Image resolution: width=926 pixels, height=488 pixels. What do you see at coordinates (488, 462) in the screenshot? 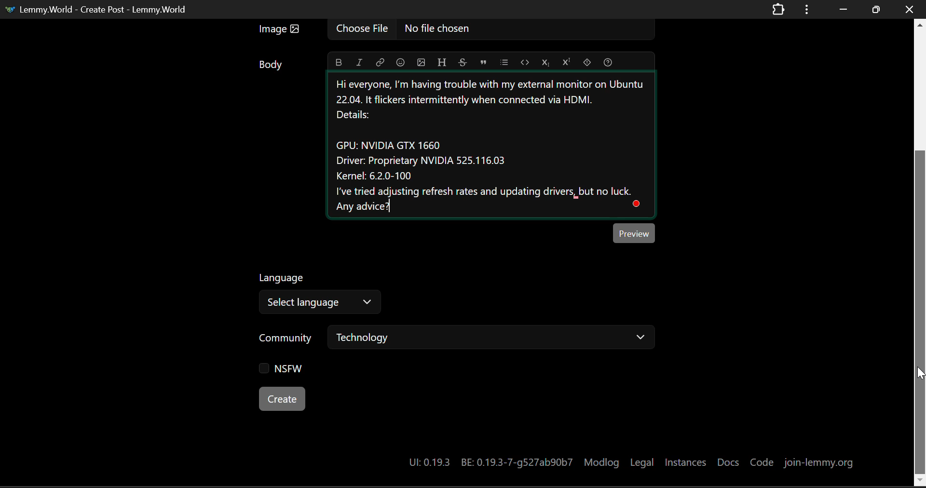
I see `UI:0.19.3 BE:0.19.3-7-g527ab90b7` at bounding box center [488, 462].